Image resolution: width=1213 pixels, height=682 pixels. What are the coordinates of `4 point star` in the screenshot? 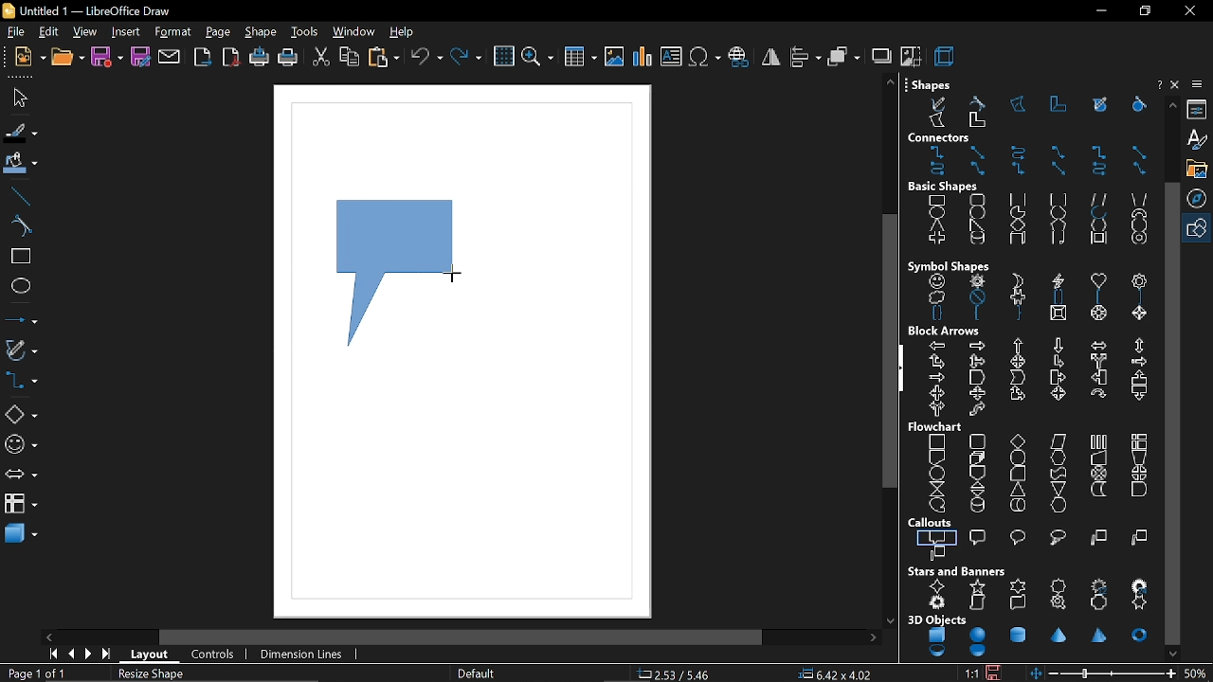 It's located at (938, 586).